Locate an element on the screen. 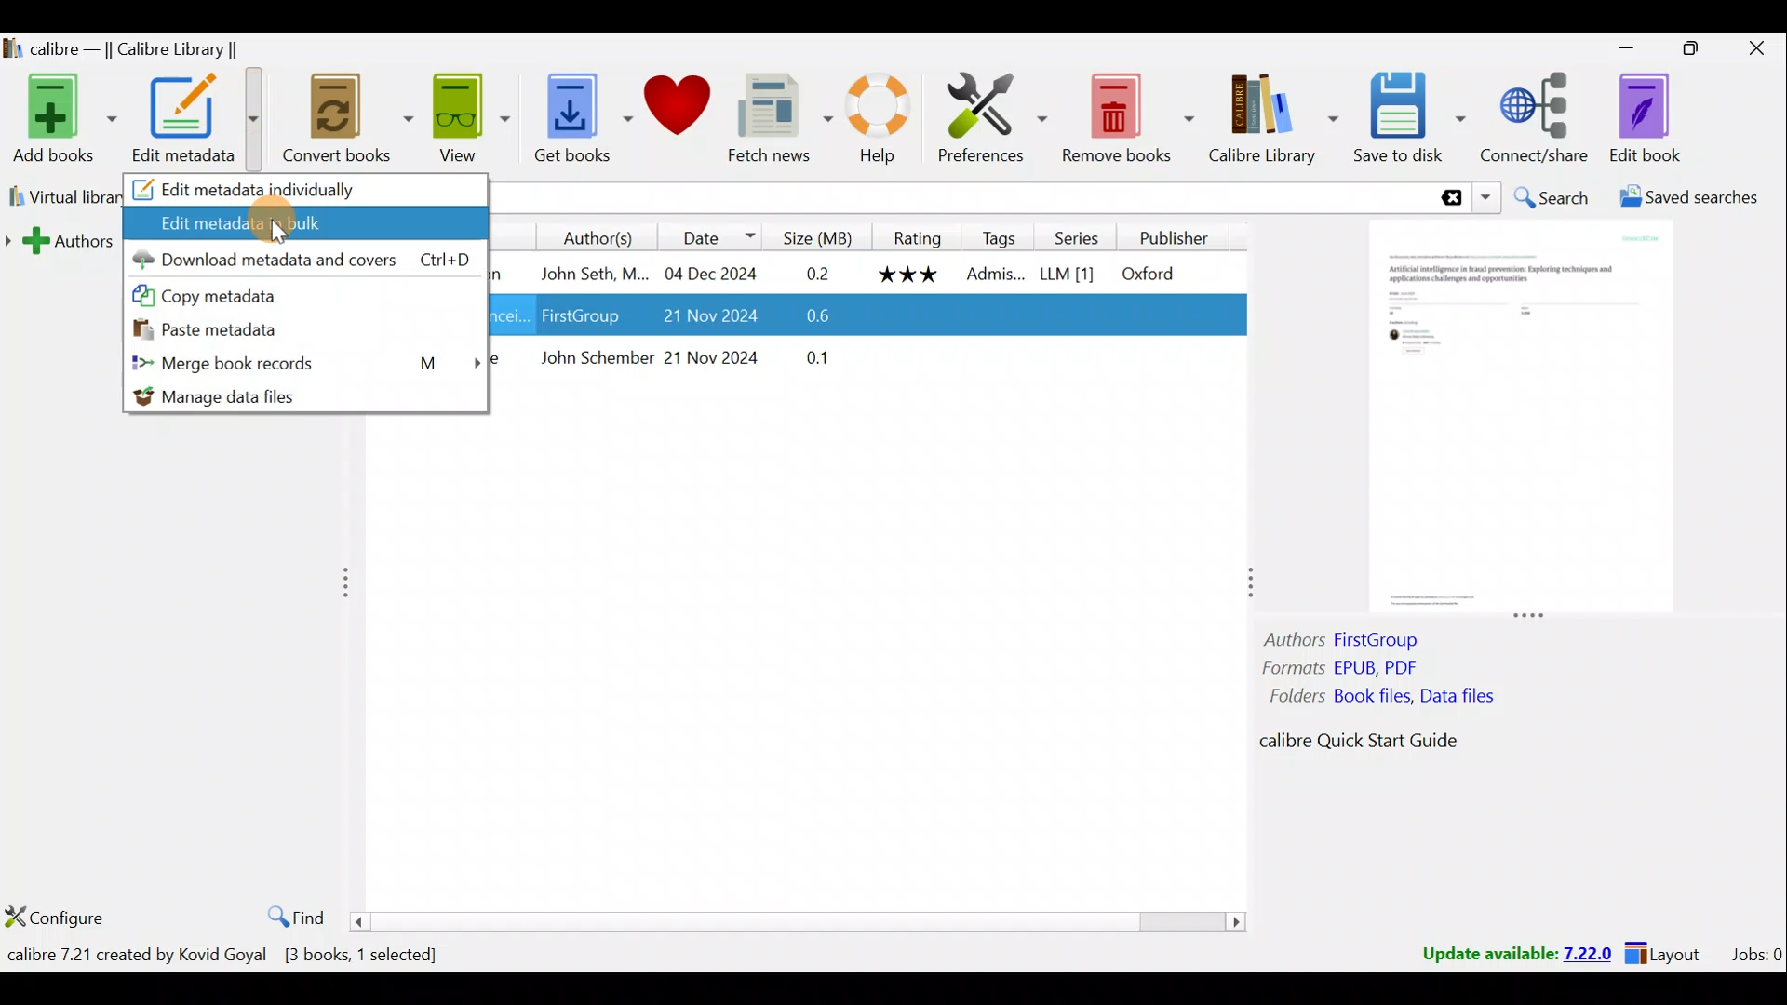 Image resolution: width=1787 pixels, height=1005 pixels. Maximise is located at coordinates (1691, 52).